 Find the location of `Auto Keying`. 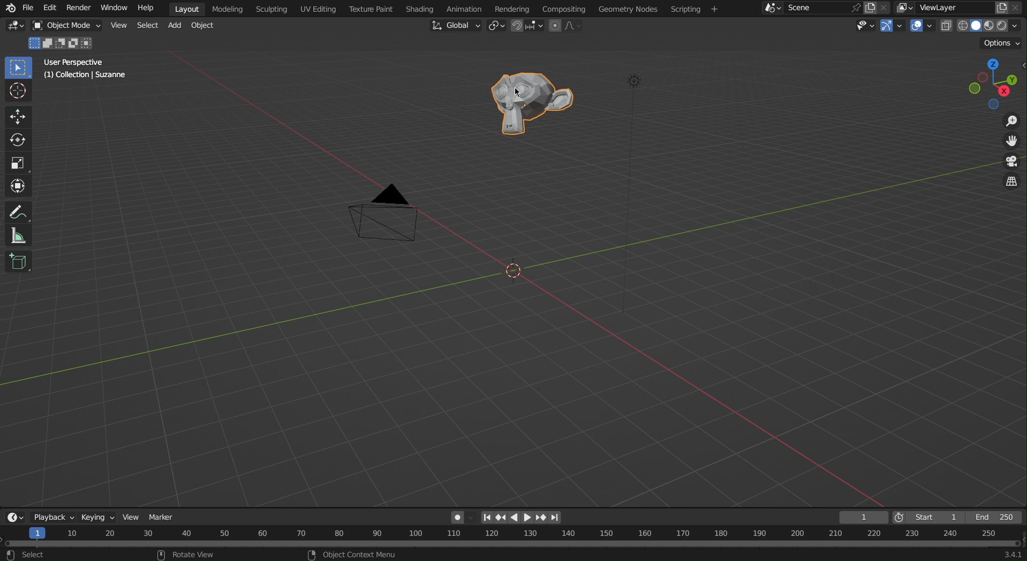

Auto Keying is located at coordinates (464, 518).